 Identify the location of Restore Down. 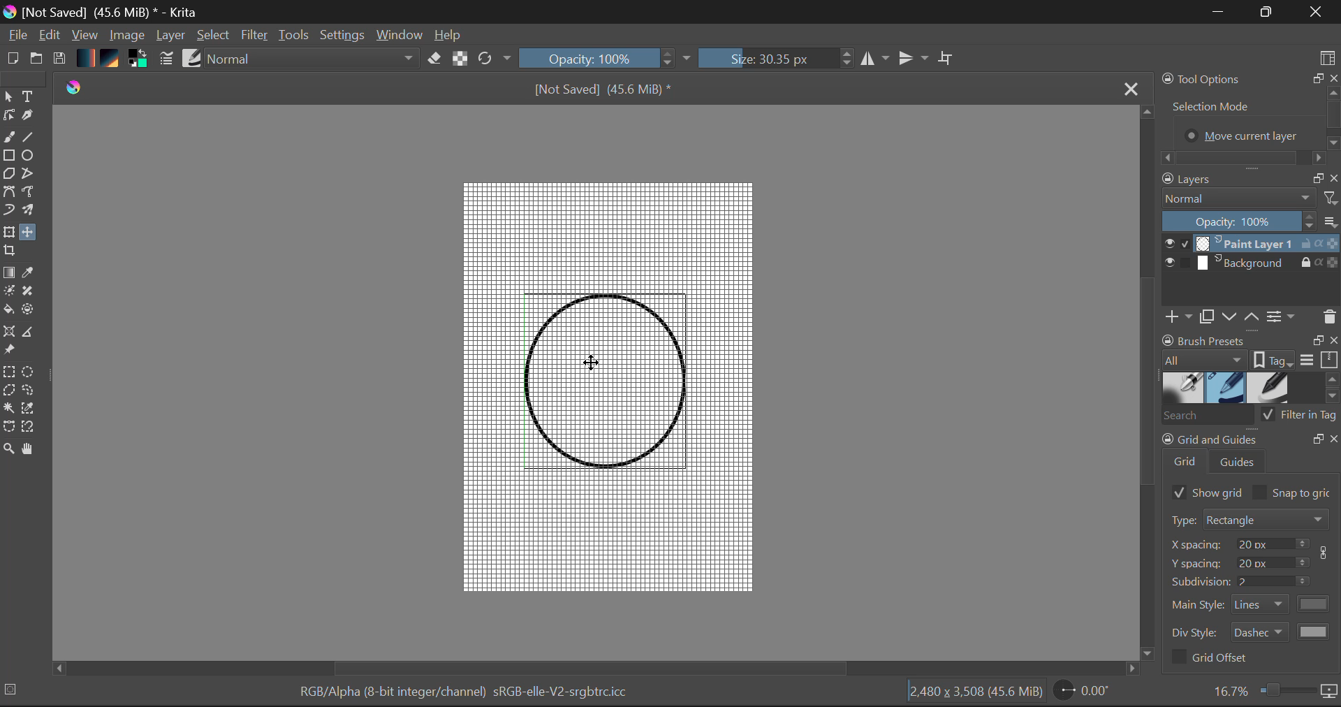
(1219, 13).